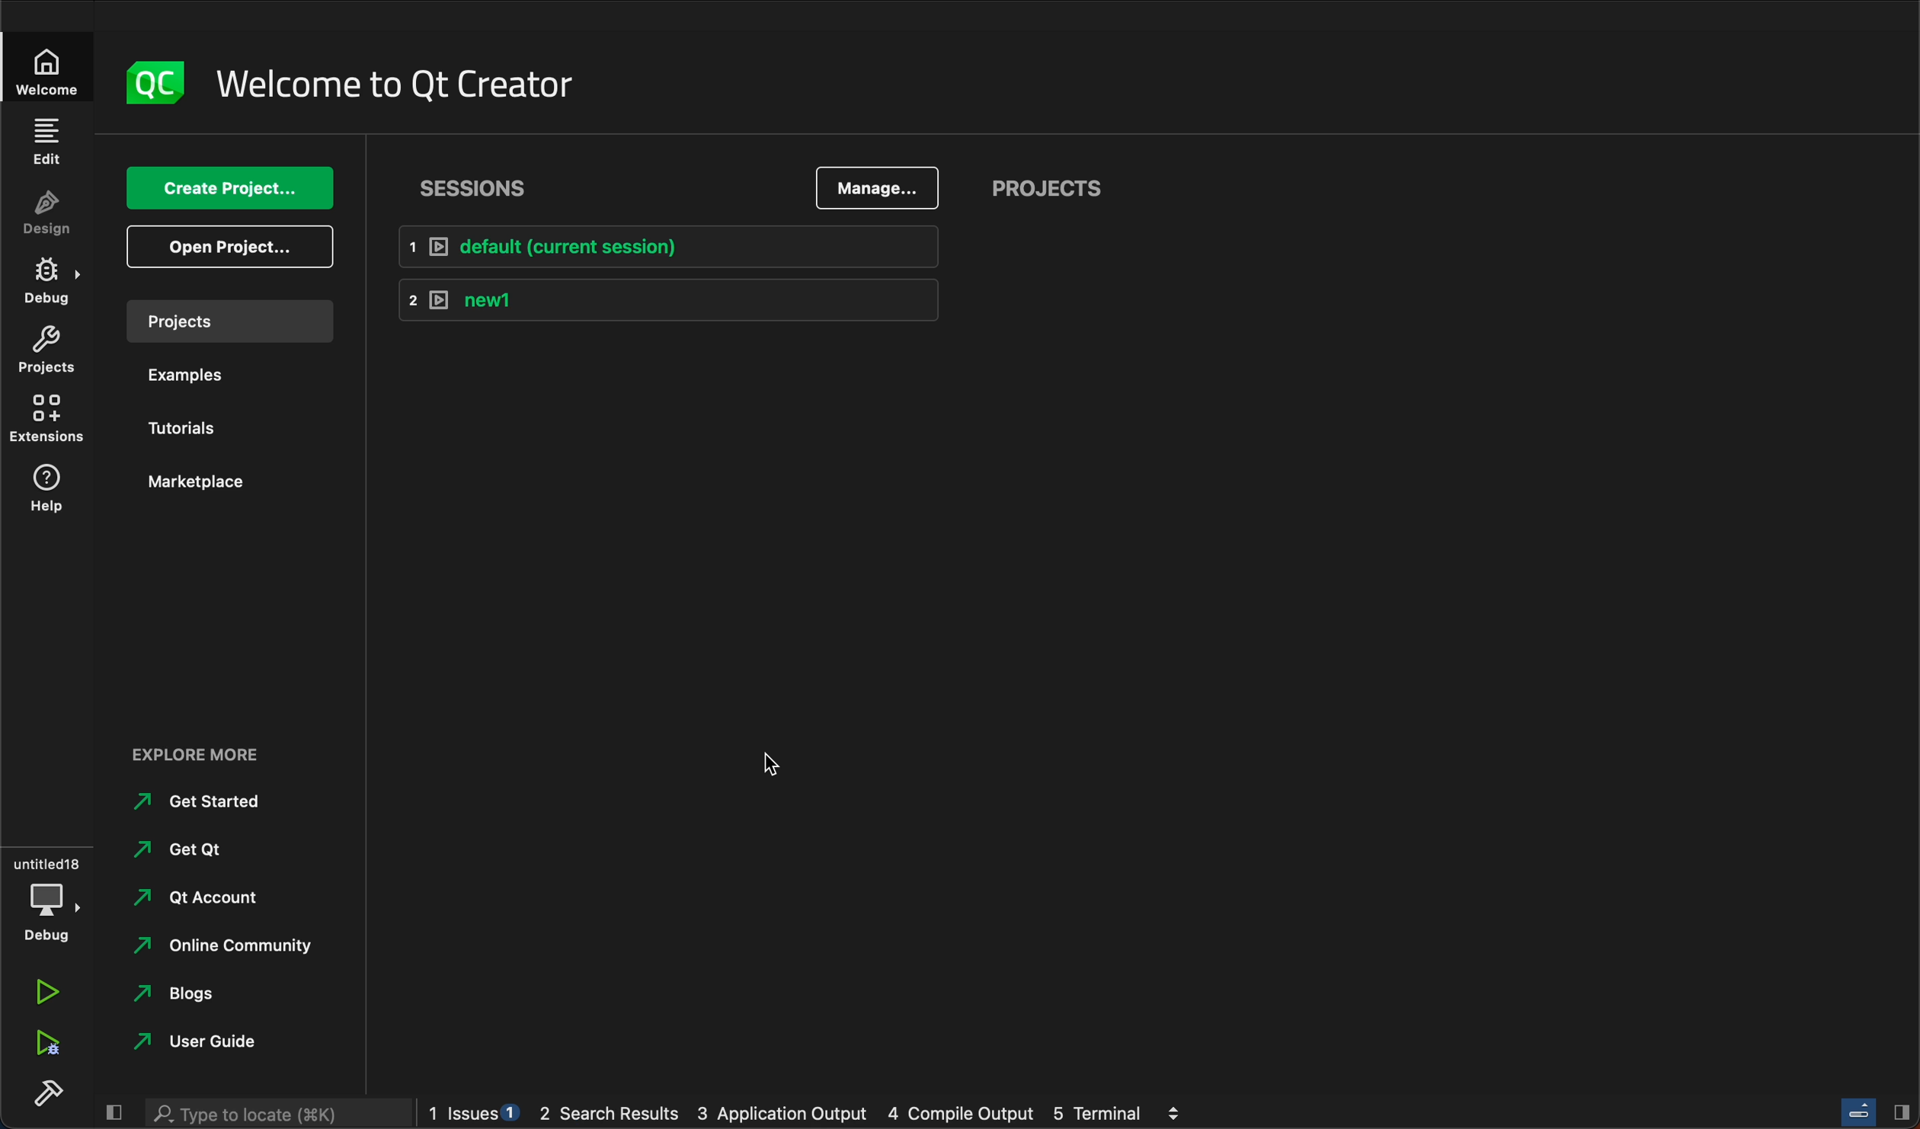  I want to click on examples, so click(193, 374).